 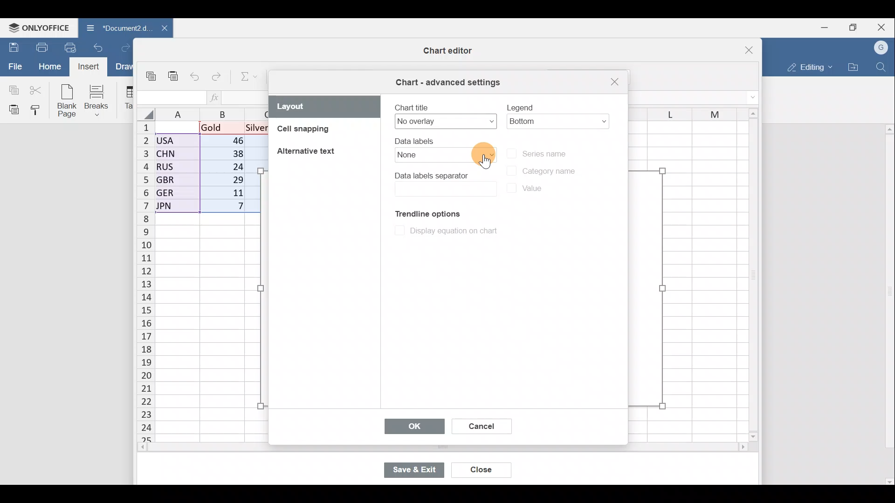 I want to click on Cut, so click(x=36, y=89).